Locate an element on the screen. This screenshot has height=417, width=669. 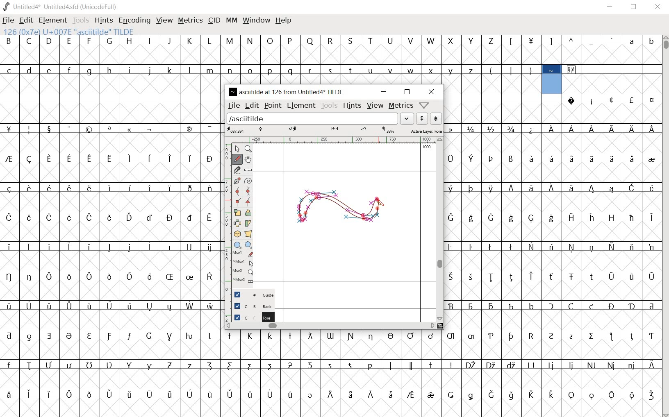
glyph characters is located at coordinates (441, 49).